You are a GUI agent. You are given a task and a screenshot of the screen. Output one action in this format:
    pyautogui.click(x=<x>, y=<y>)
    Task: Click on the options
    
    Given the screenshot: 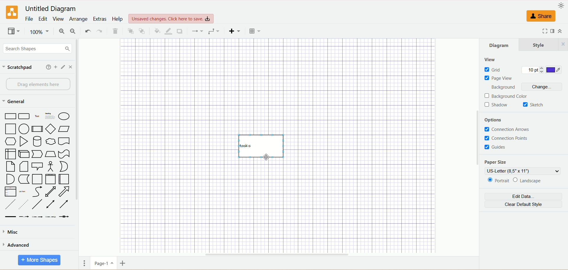 What is the action you would take?
    pyautogui.click(x=496, y=120)
    